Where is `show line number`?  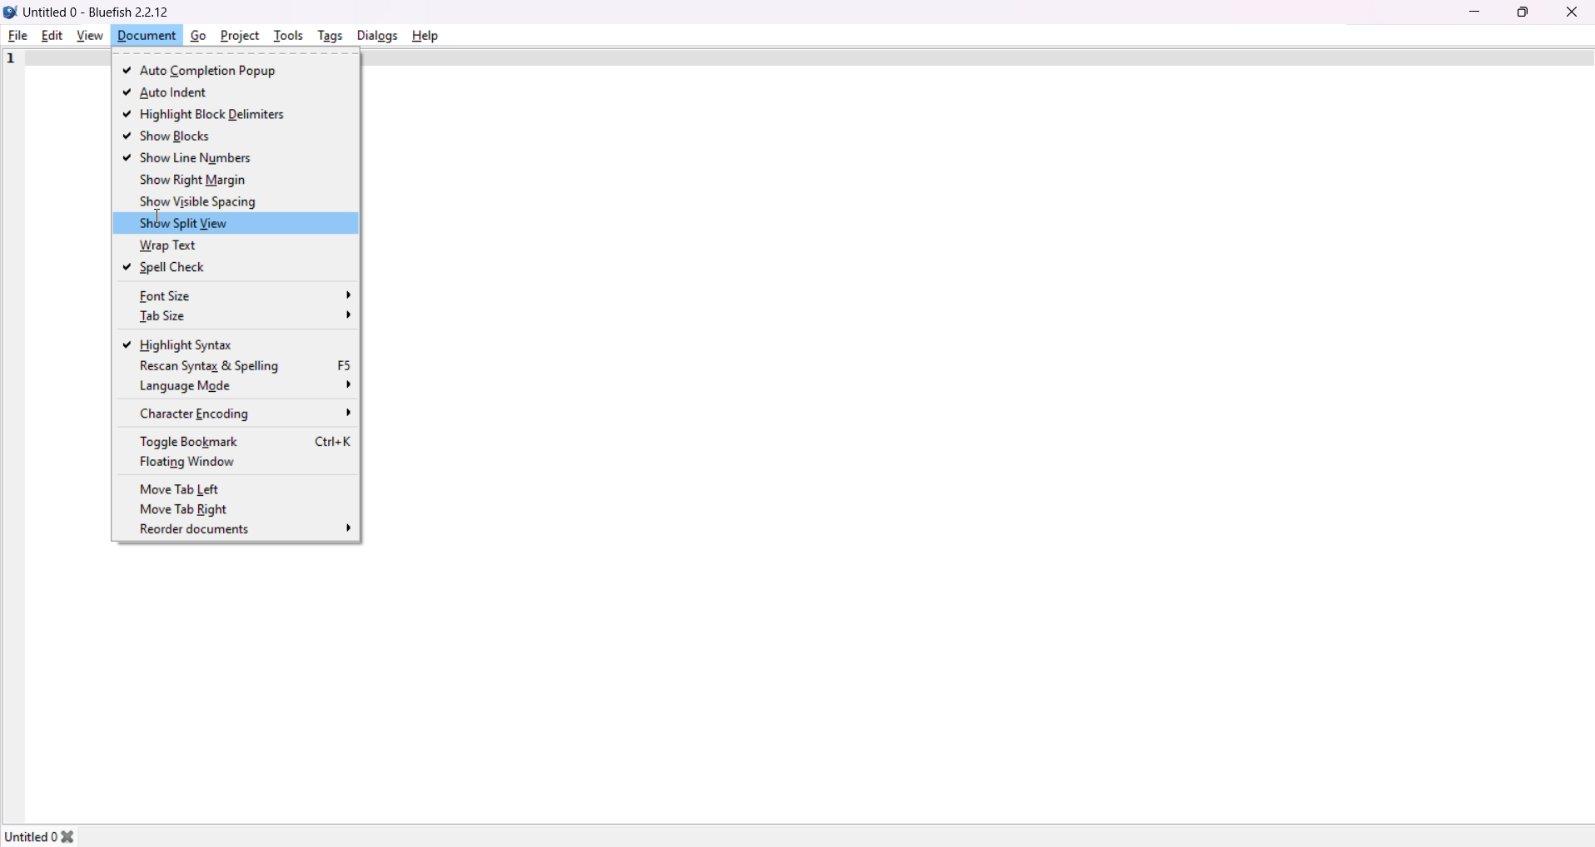 show line number is located at coordinates (191, 157).